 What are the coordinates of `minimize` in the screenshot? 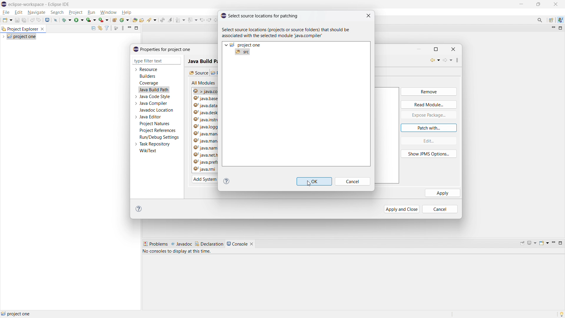 It's located at (129, 28).